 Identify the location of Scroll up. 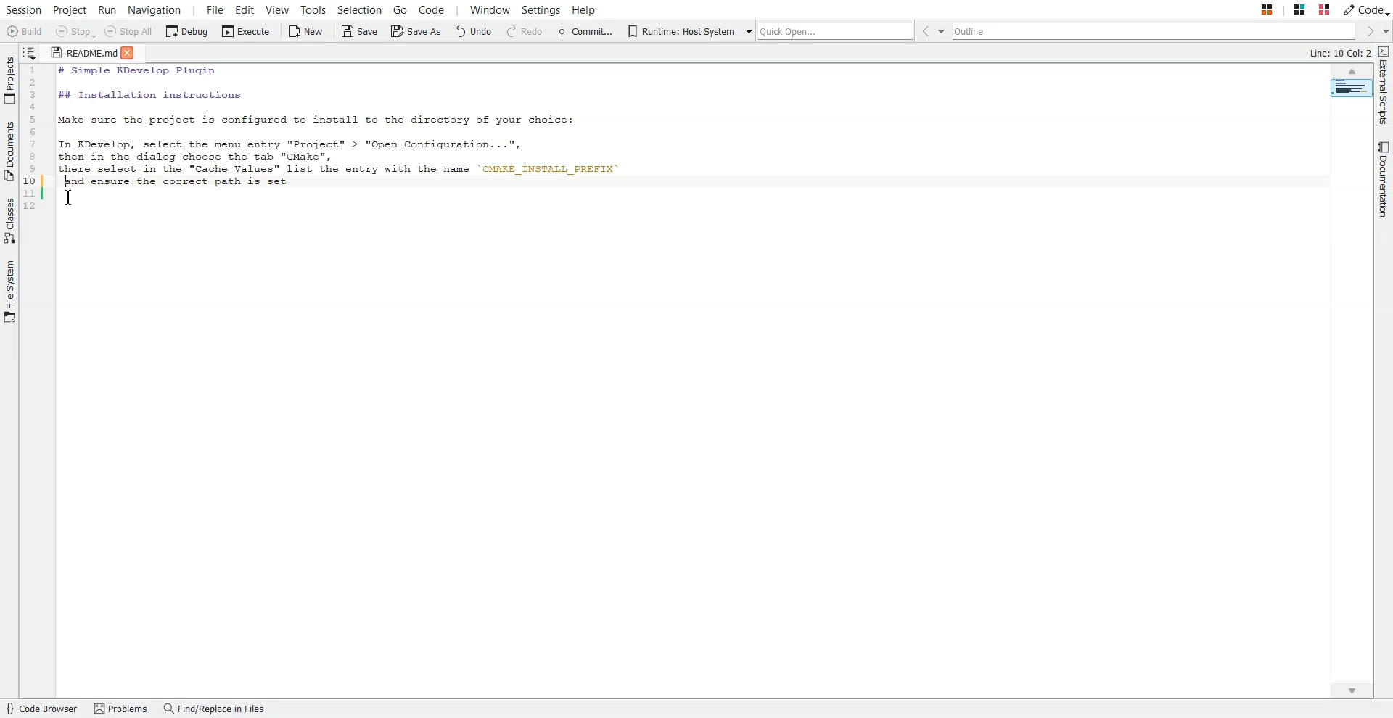
(1351, 70).